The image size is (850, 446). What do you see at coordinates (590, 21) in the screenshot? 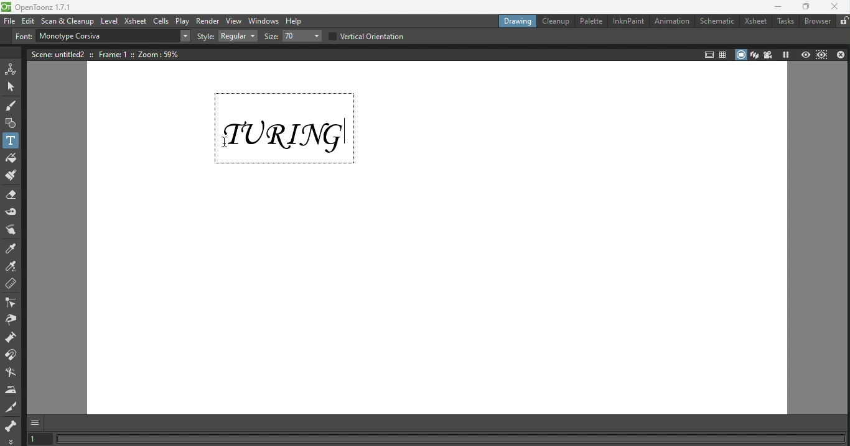
I see `Palette` at bounding box center [590, 21].